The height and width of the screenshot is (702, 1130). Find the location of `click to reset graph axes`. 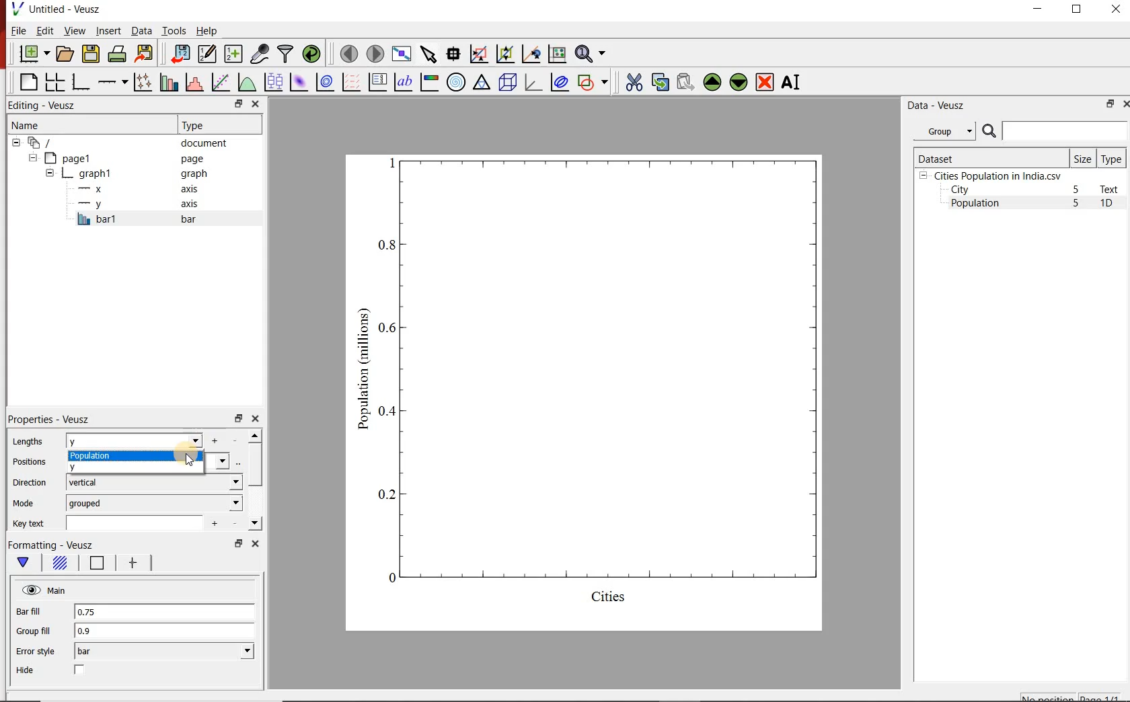

click to reset graph axes is located at coordinates (557, 53).